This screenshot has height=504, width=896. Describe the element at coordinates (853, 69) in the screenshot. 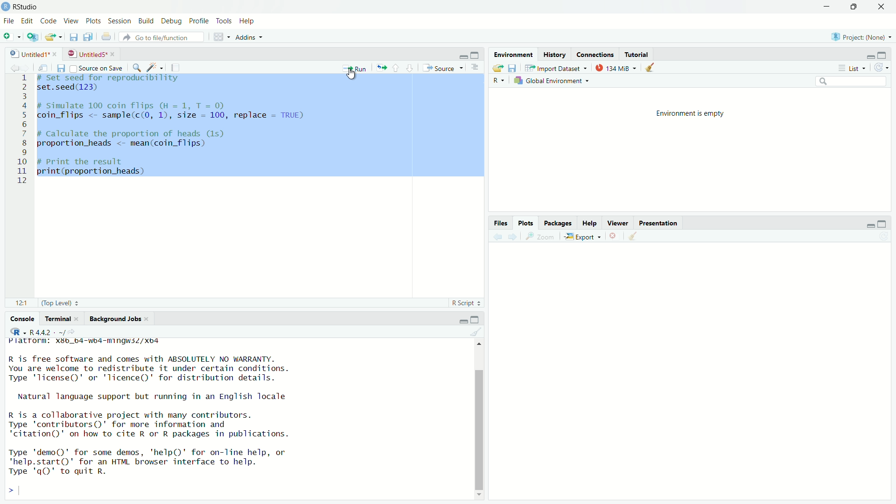

I see `list` at that location.